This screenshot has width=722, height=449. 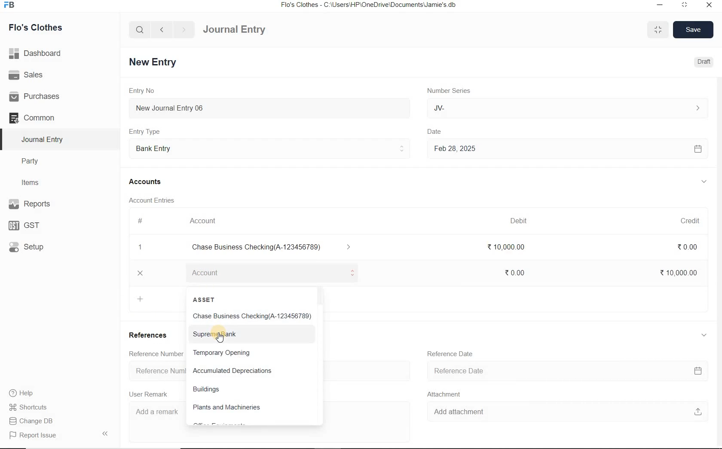 I want to click on Collpase, so click(x=105, y=433).